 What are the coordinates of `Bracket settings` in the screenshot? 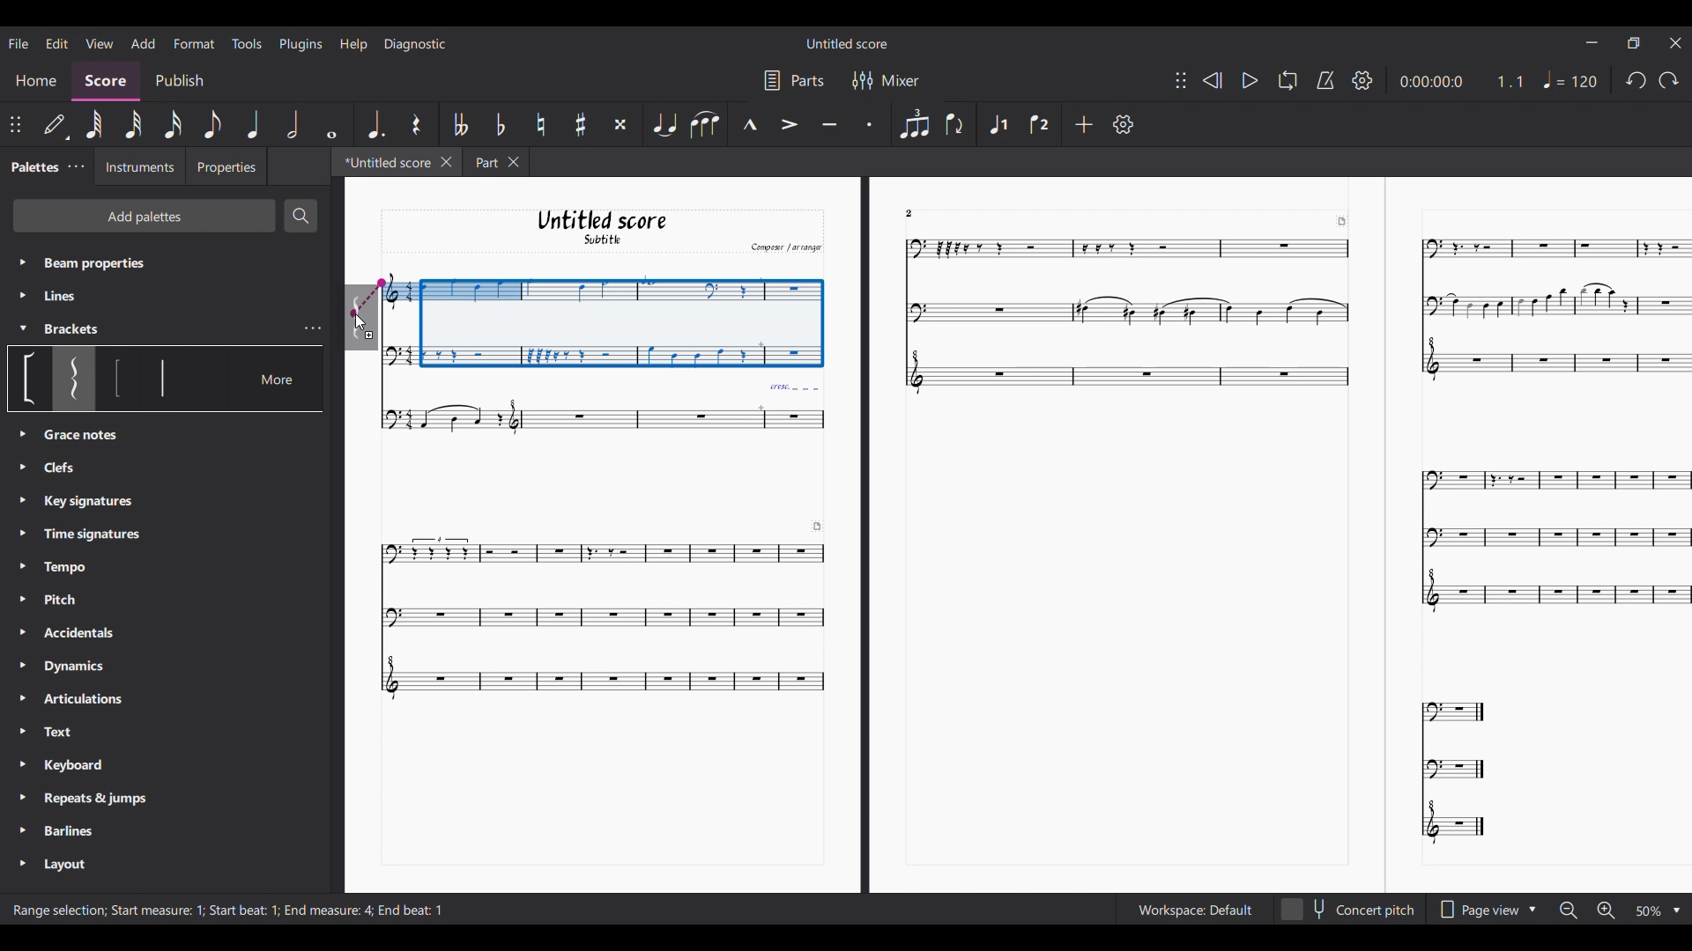 It's located at (314, 328).